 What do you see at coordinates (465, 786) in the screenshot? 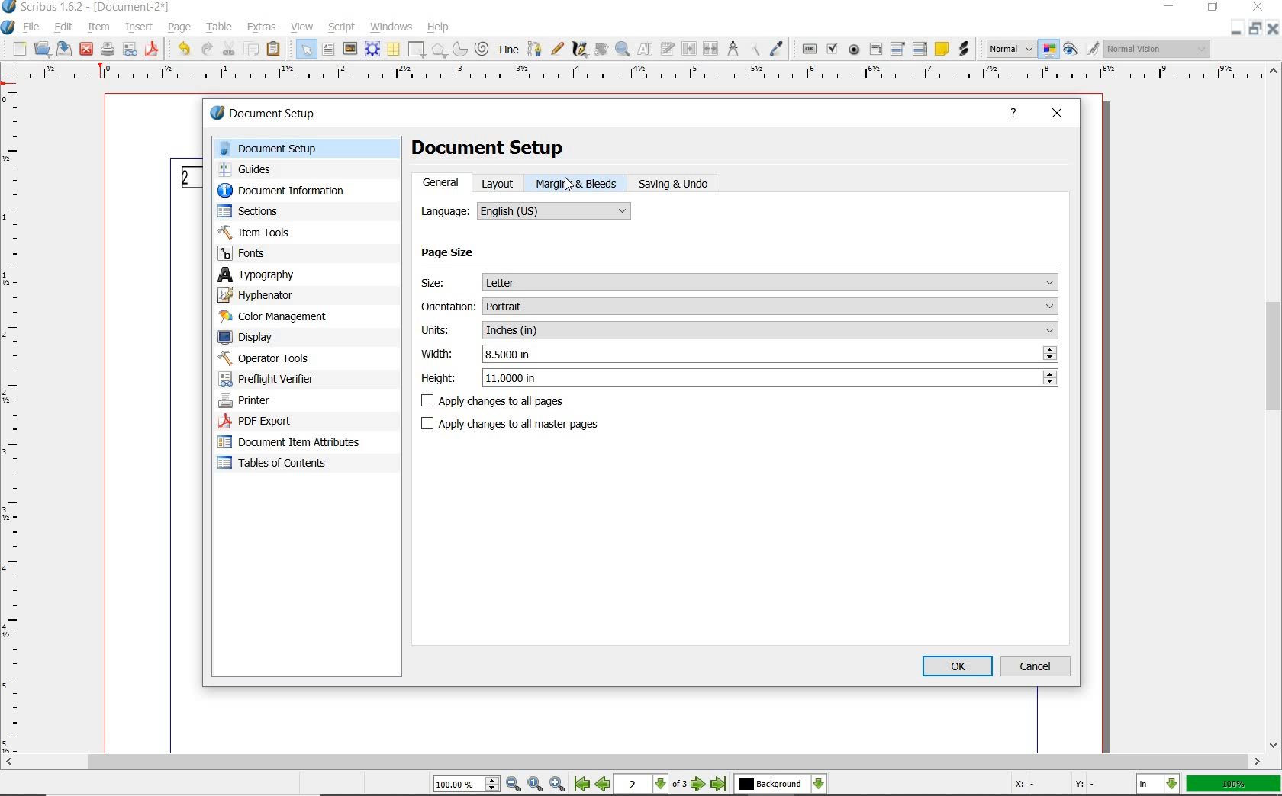
I see `Zoom 100.00%` at bounding box center [465, 786].